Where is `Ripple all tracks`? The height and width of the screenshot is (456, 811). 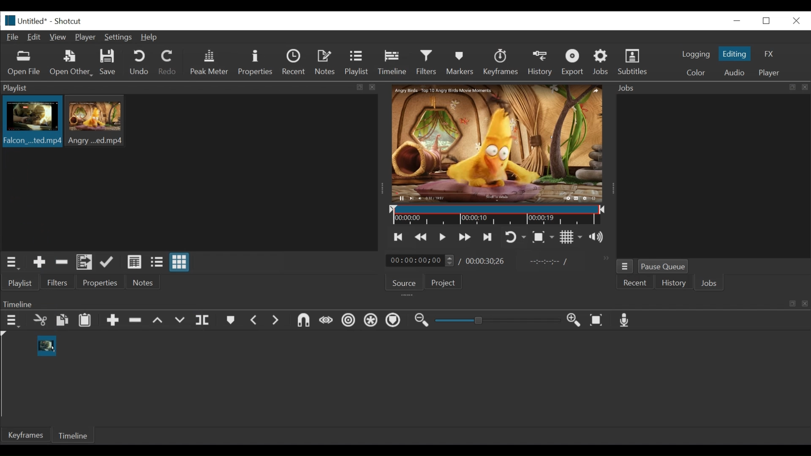 Ripple all tracks is located at coordinates (370, 321).